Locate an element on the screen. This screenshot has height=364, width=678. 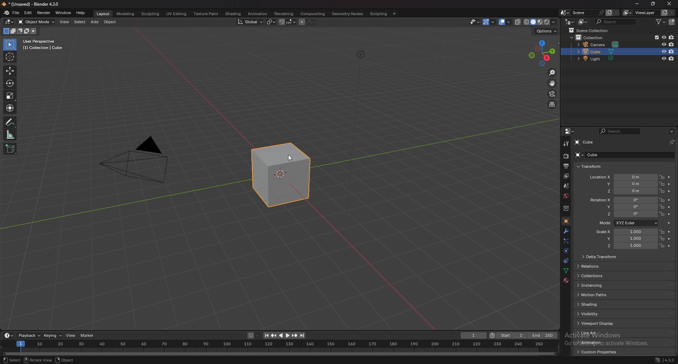
view layer is located at coordinates (566, 176).